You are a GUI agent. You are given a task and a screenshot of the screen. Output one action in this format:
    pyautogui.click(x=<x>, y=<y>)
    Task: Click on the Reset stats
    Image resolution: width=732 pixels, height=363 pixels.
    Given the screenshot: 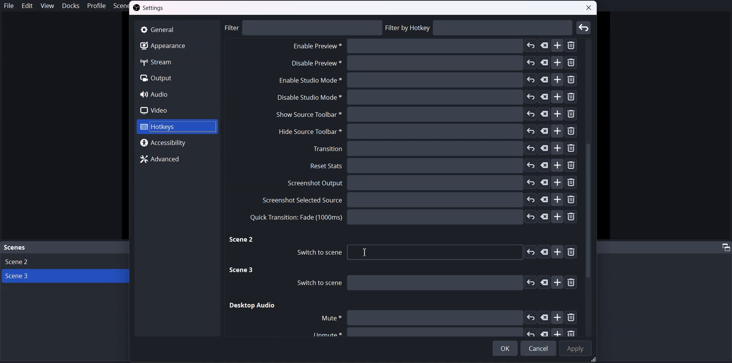 What is the action you would take?
    pyautogui.click(x=444, y=166)
    